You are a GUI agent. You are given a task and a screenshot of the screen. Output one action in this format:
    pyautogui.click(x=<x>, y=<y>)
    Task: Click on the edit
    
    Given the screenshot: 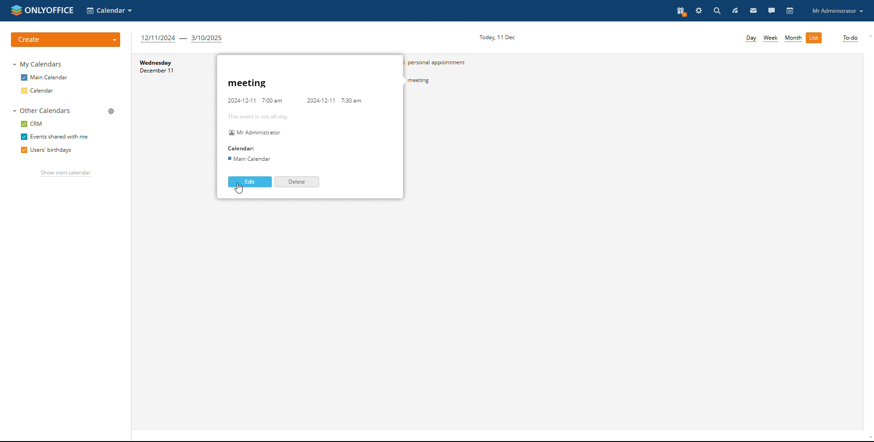 What is the action you would take?
    pyautogui.click(x=250, y=182)
    